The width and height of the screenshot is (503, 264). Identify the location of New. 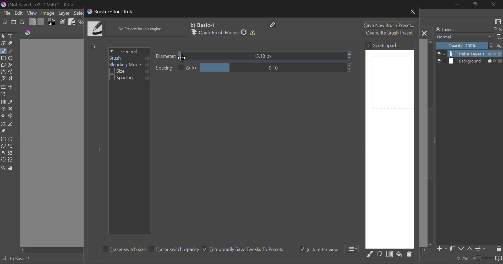
(4, 22).